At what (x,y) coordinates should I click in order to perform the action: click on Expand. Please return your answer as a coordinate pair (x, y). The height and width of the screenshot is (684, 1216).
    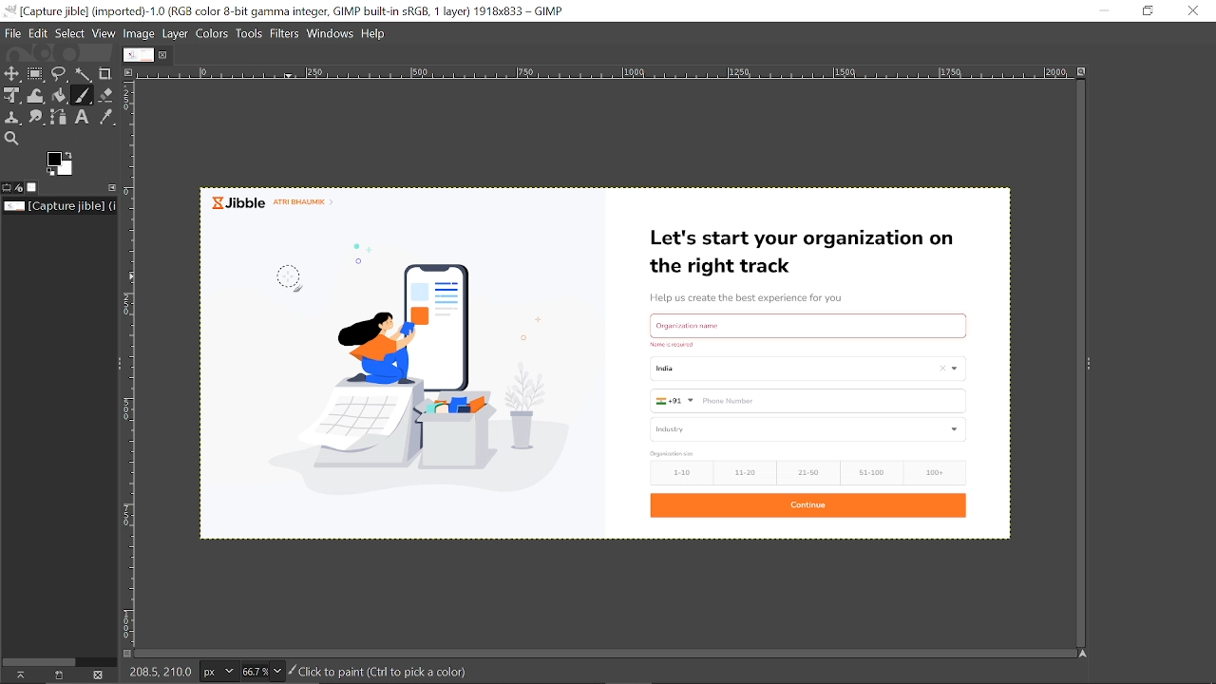
    Looking at the image, I should click on (1089, 364).